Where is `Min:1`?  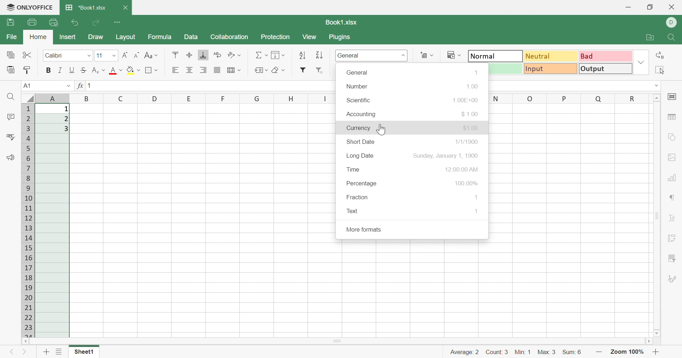
Min:1 is located at coordinates (522, 352).